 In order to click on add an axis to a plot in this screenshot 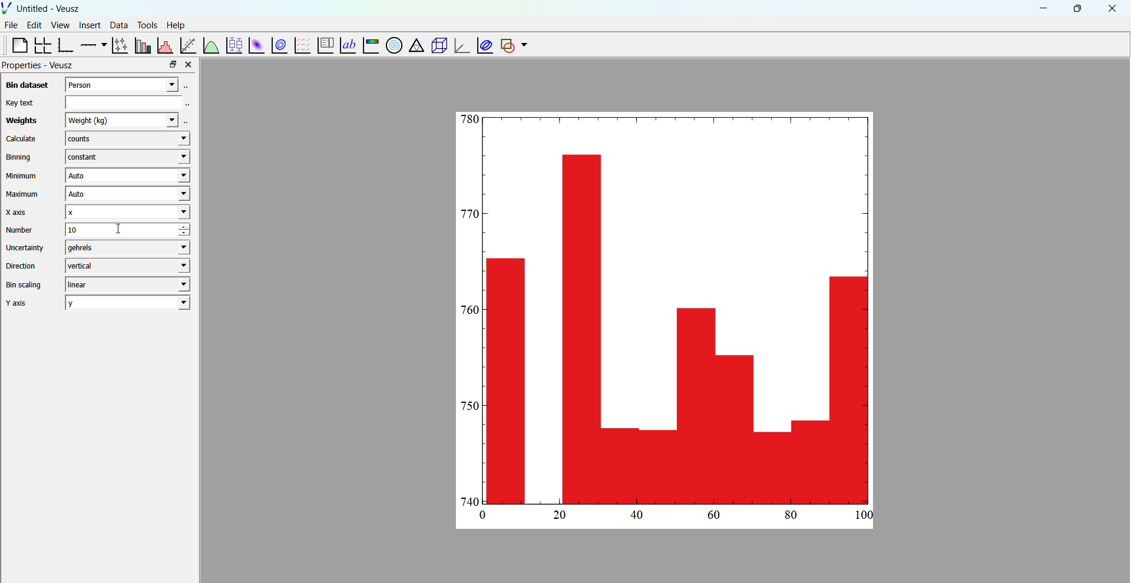, I will do `click(92, 44)`.